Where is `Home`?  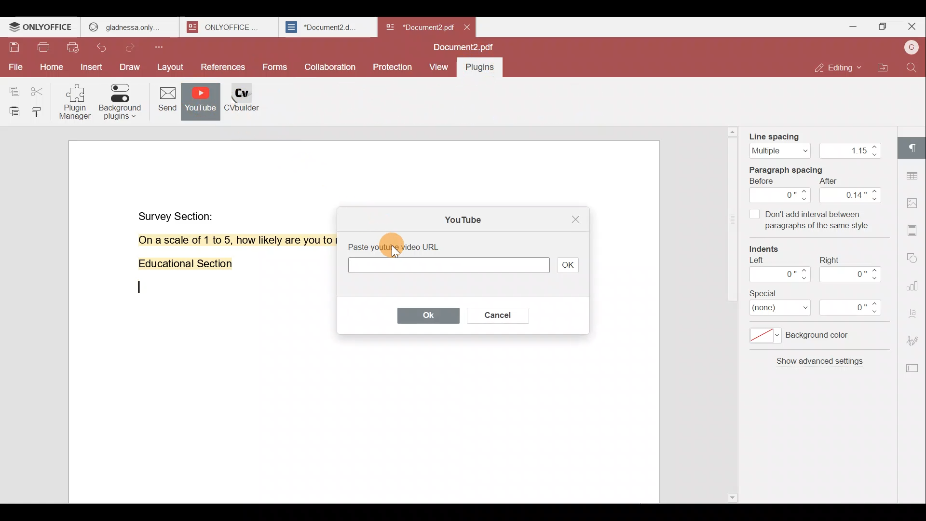
Home is located at coordinates (50, 69).